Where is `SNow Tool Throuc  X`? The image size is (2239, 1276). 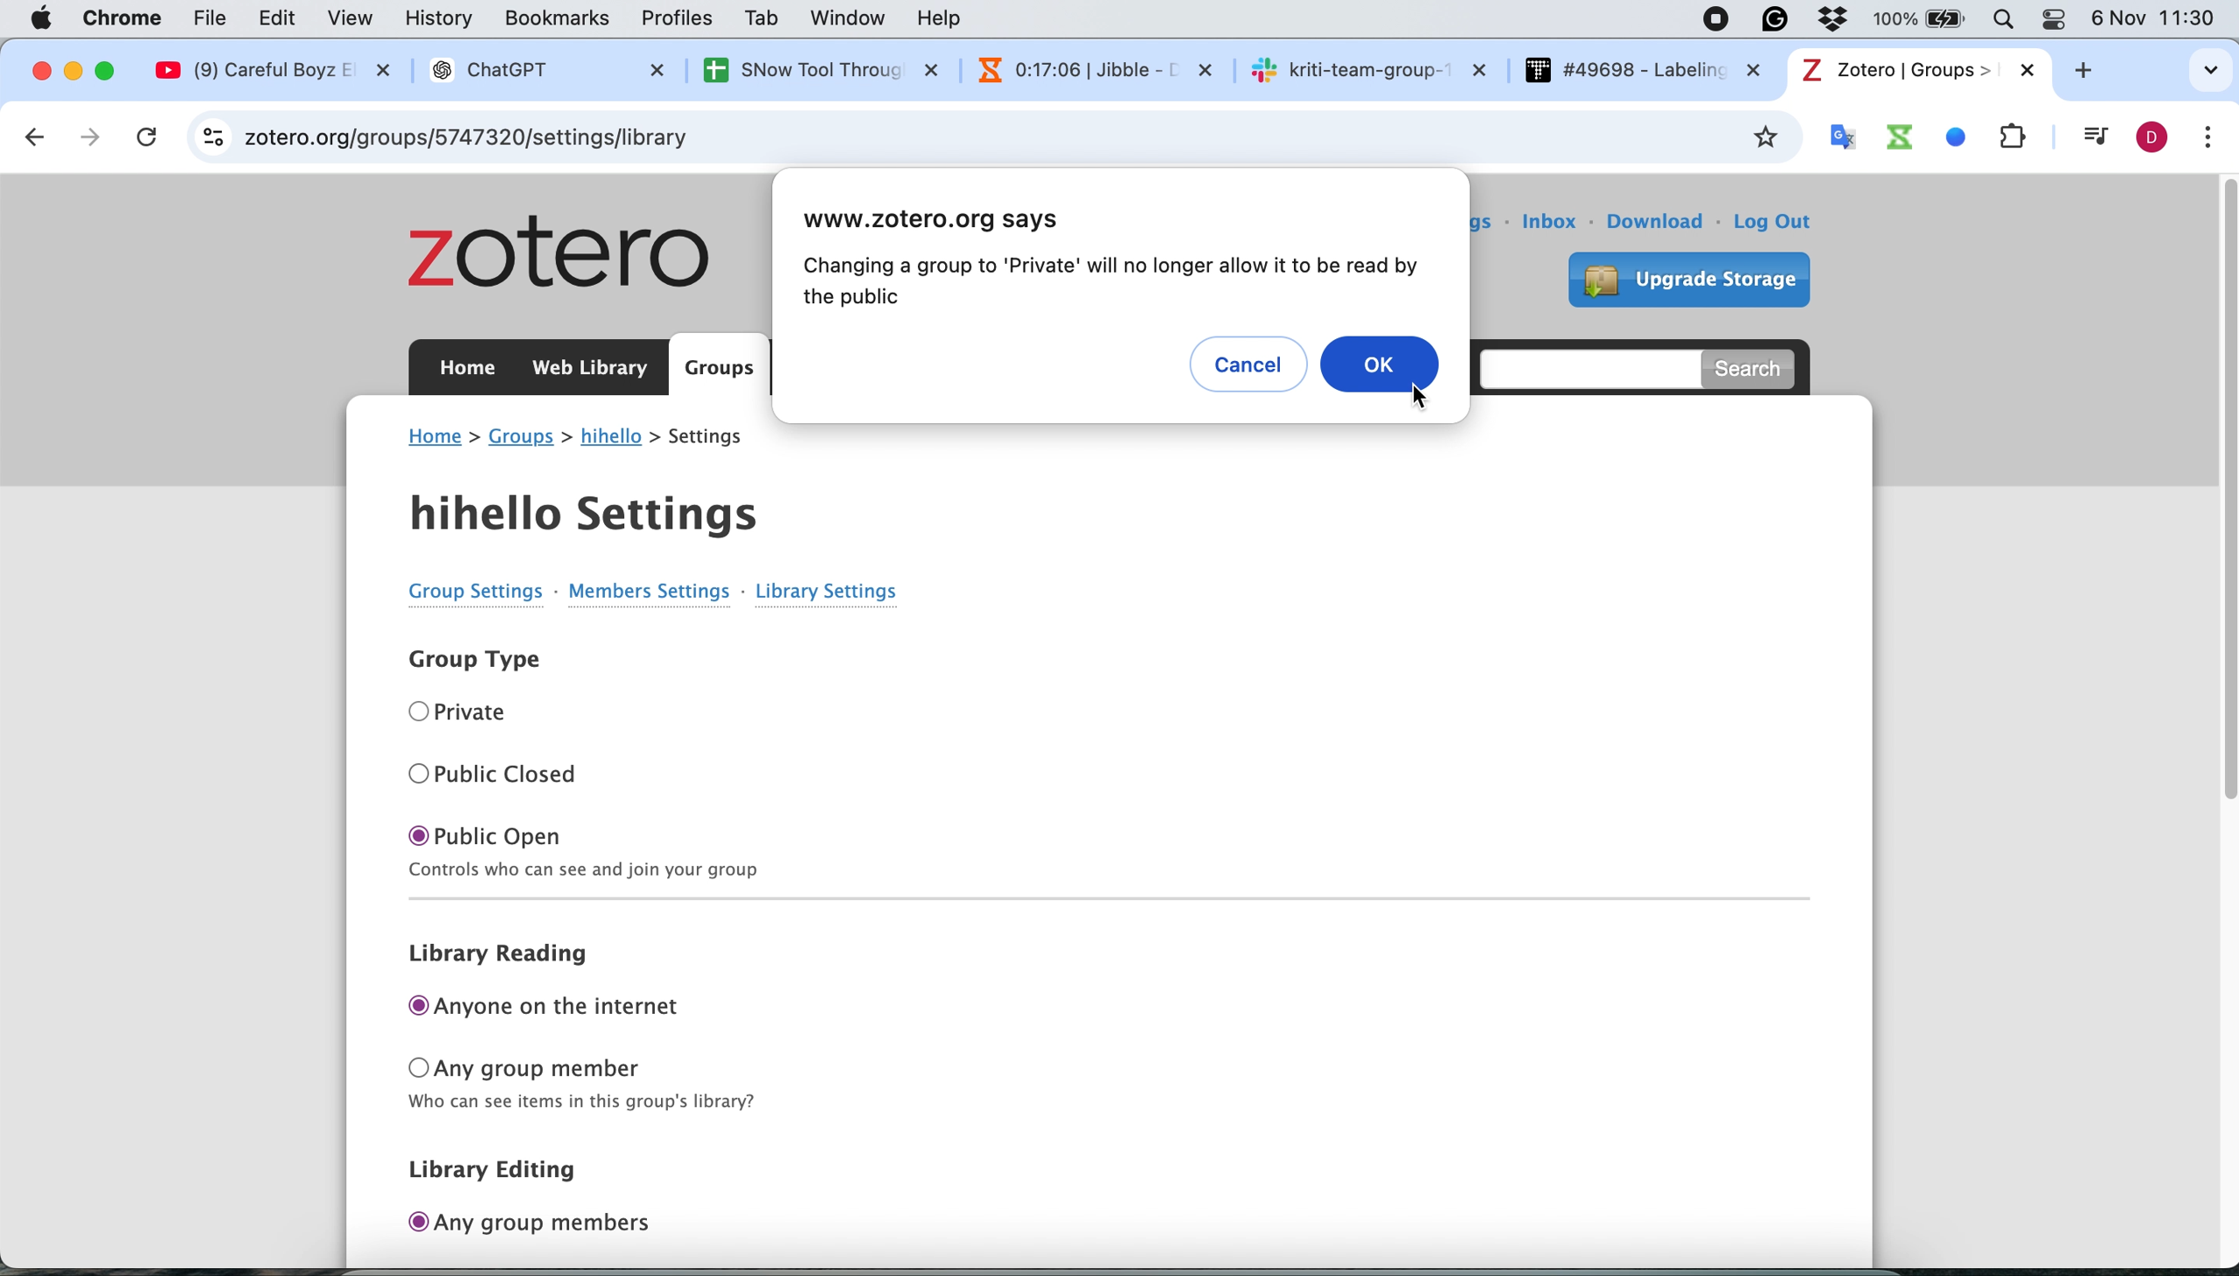 SNow Tool Throuc  X is located at coordinates (806, 69).